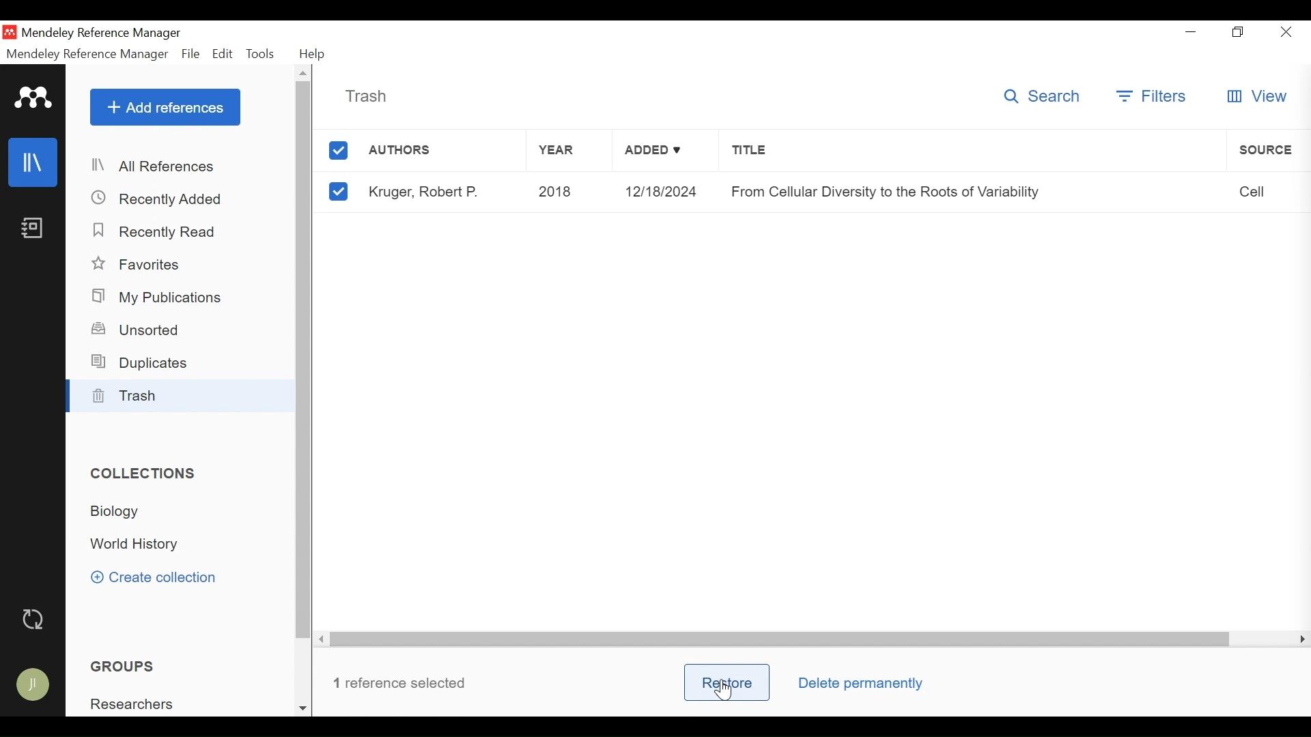 Image resolution: width=1311 pixels, height=737 pixels. What do you see at coordinates (1268, 151) in the screenshot?
I see `Source` at bounding box center [1268, 151].